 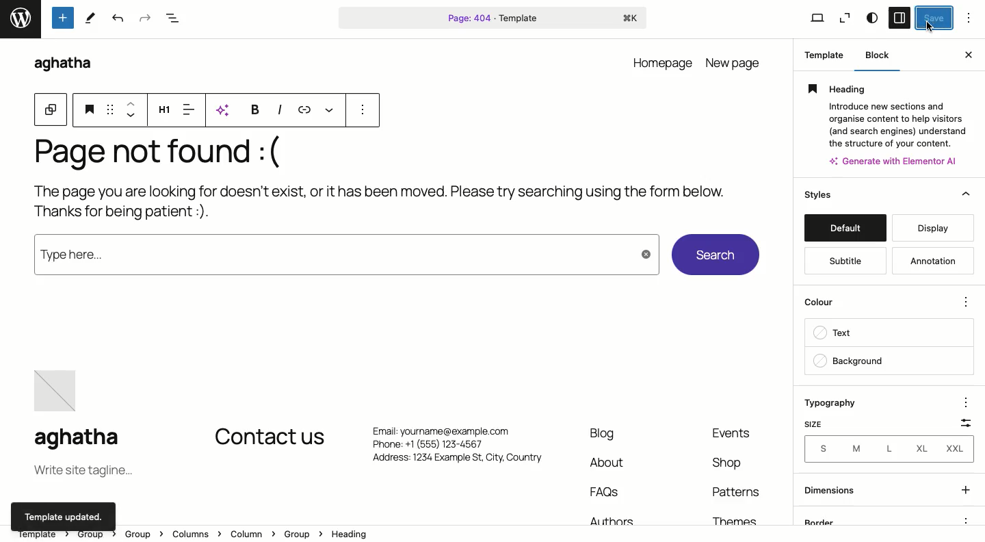 I want to click on Text, so click(x=289, y=153).